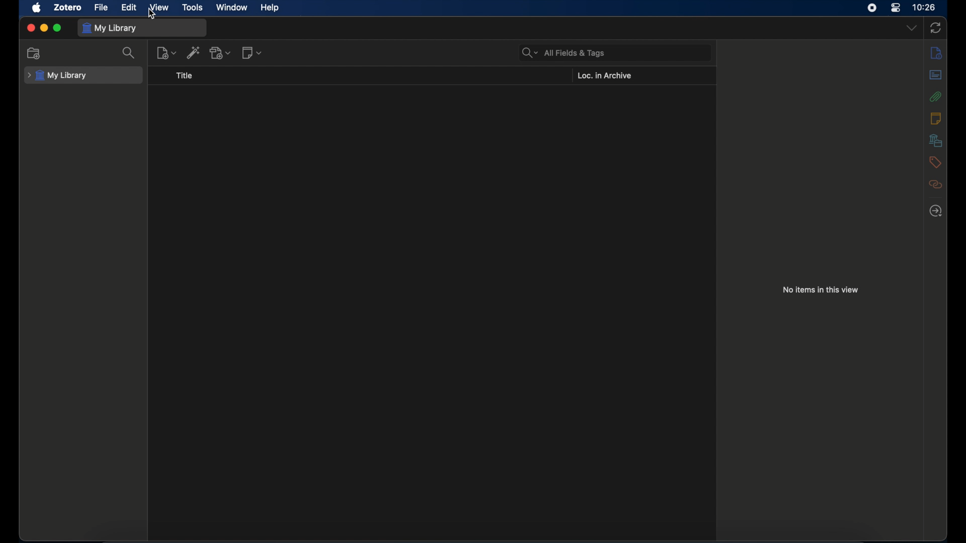  What do you see at coordinates (58, 28) in the screenshot?
I see `maximize` at bounding box center [58, 28].